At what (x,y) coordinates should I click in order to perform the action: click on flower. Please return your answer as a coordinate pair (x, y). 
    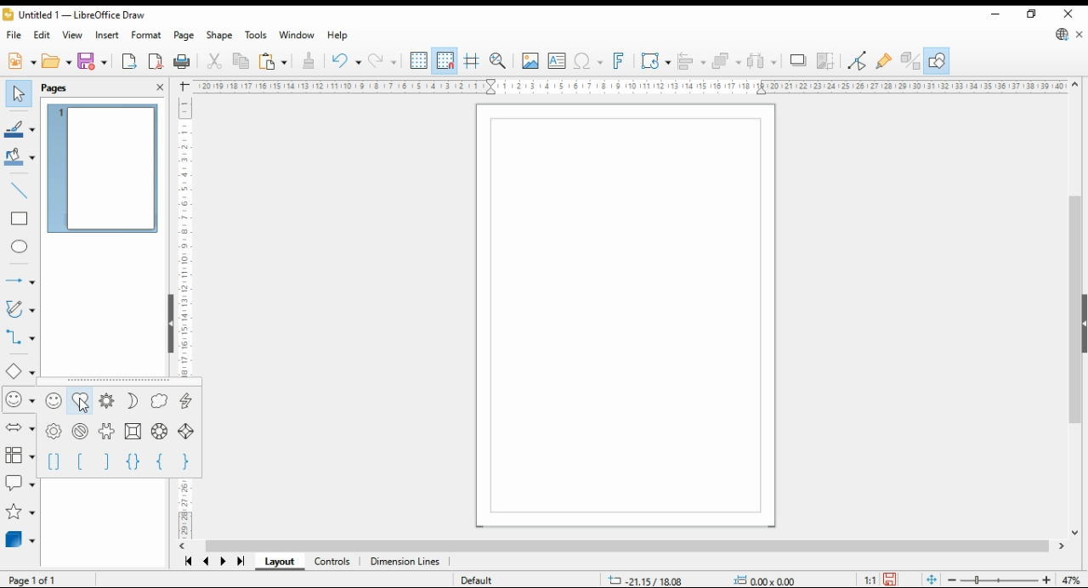
    Looking at the image, I should click on (54, 432).